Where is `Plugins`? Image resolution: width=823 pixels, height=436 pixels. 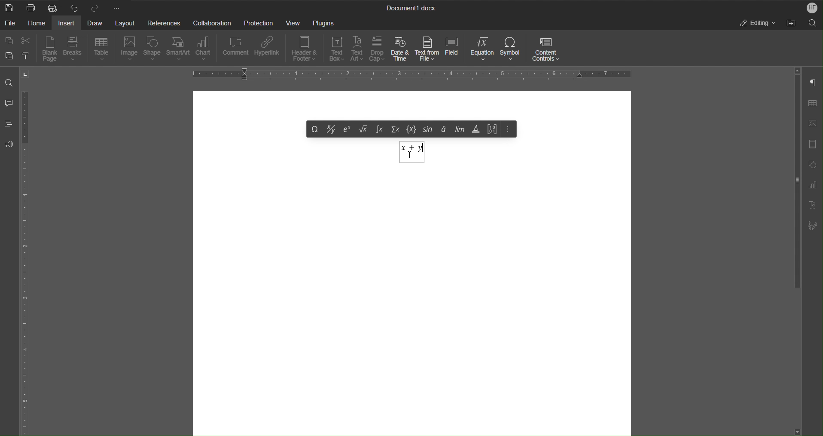 Plugins is located at coordinates (324, 22).